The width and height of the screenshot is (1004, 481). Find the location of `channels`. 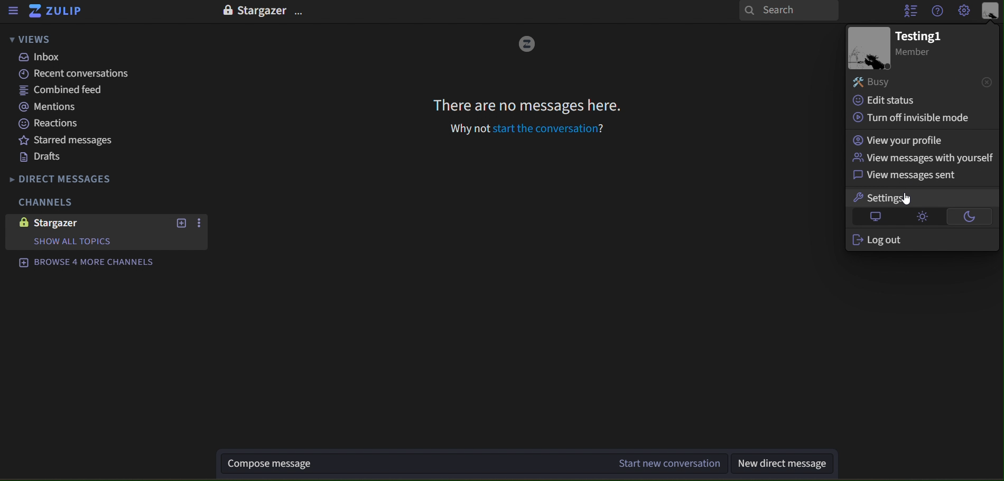

channels is located at coordinates (53, 201).